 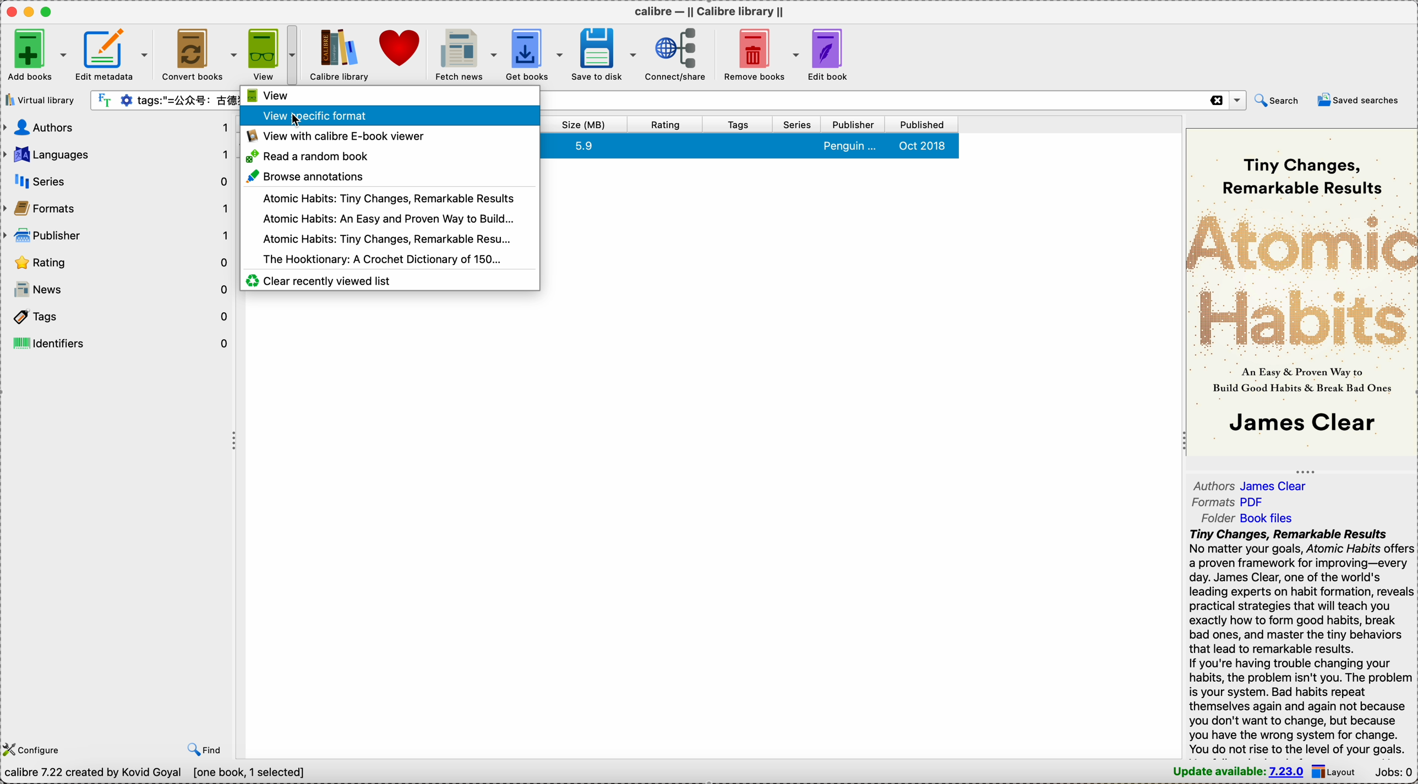 What do you see at coordinates (1250, 518) in the screenshot?
I see `folder` at bounding box center [1250, 518].